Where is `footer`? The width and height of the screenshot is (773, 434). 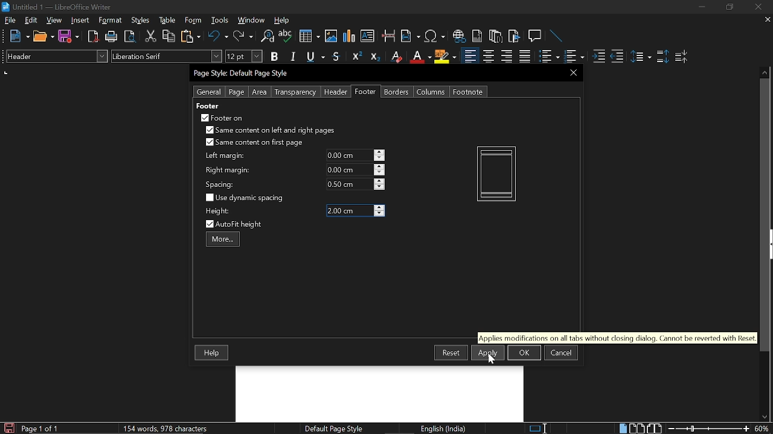 footer is located at coordinates (207, 105).